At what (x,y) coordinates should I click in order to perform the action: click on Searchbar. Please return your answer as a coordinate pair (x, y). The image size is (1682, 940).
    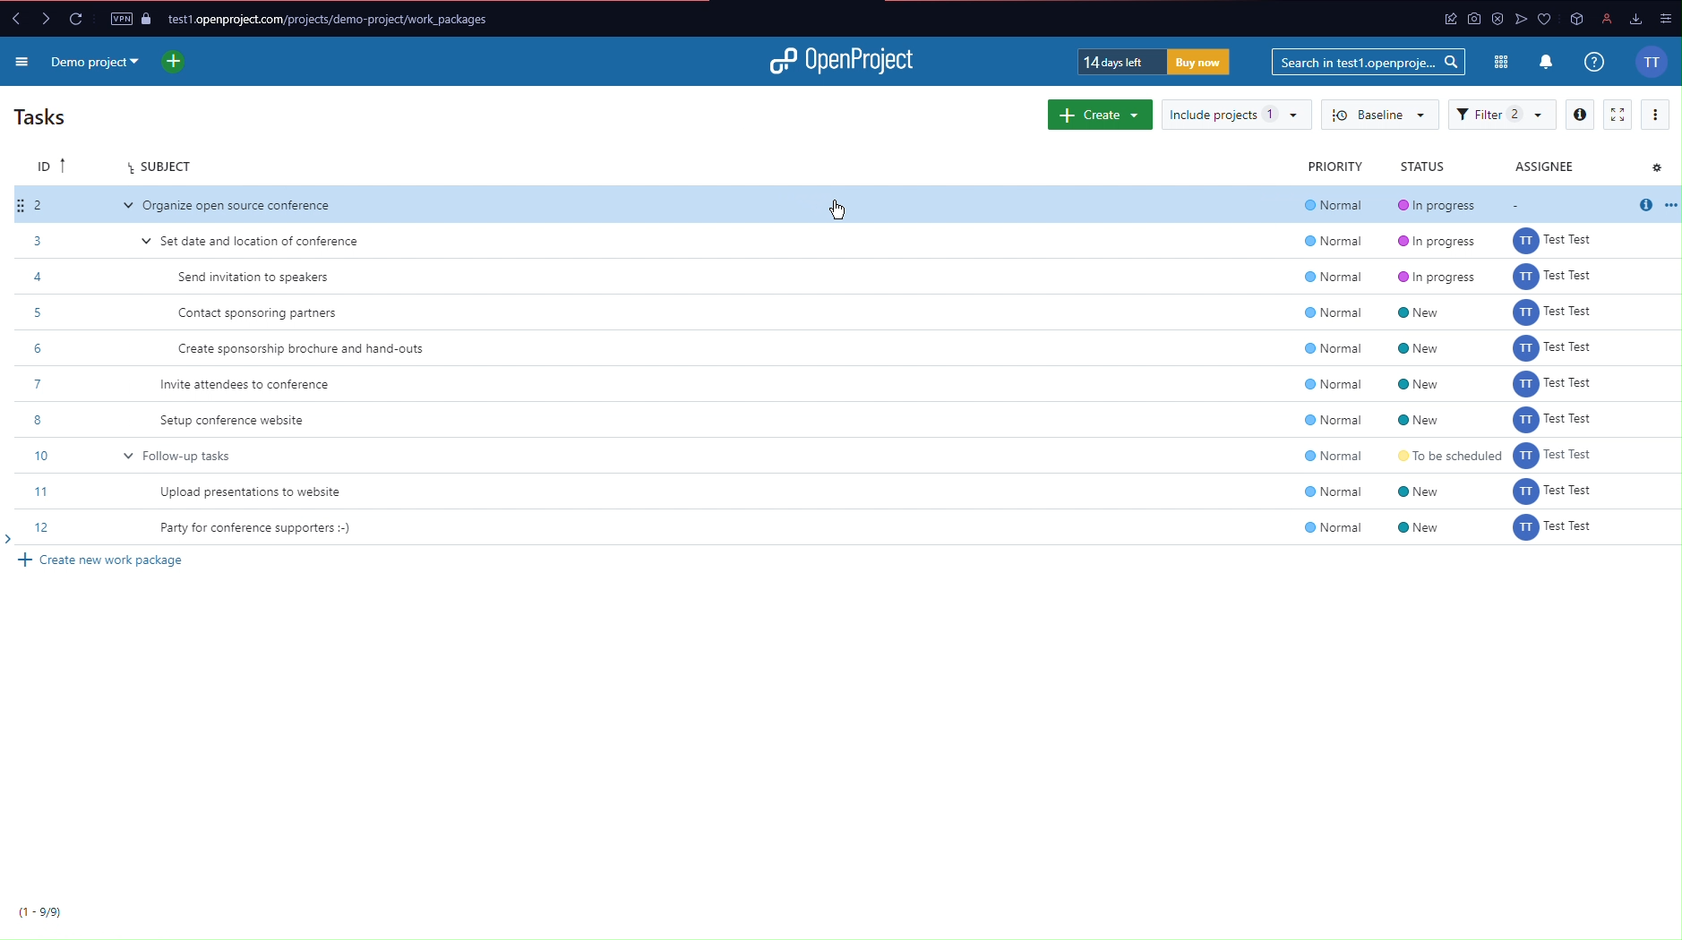
    Looking at the image, I should click on (1369, 63).